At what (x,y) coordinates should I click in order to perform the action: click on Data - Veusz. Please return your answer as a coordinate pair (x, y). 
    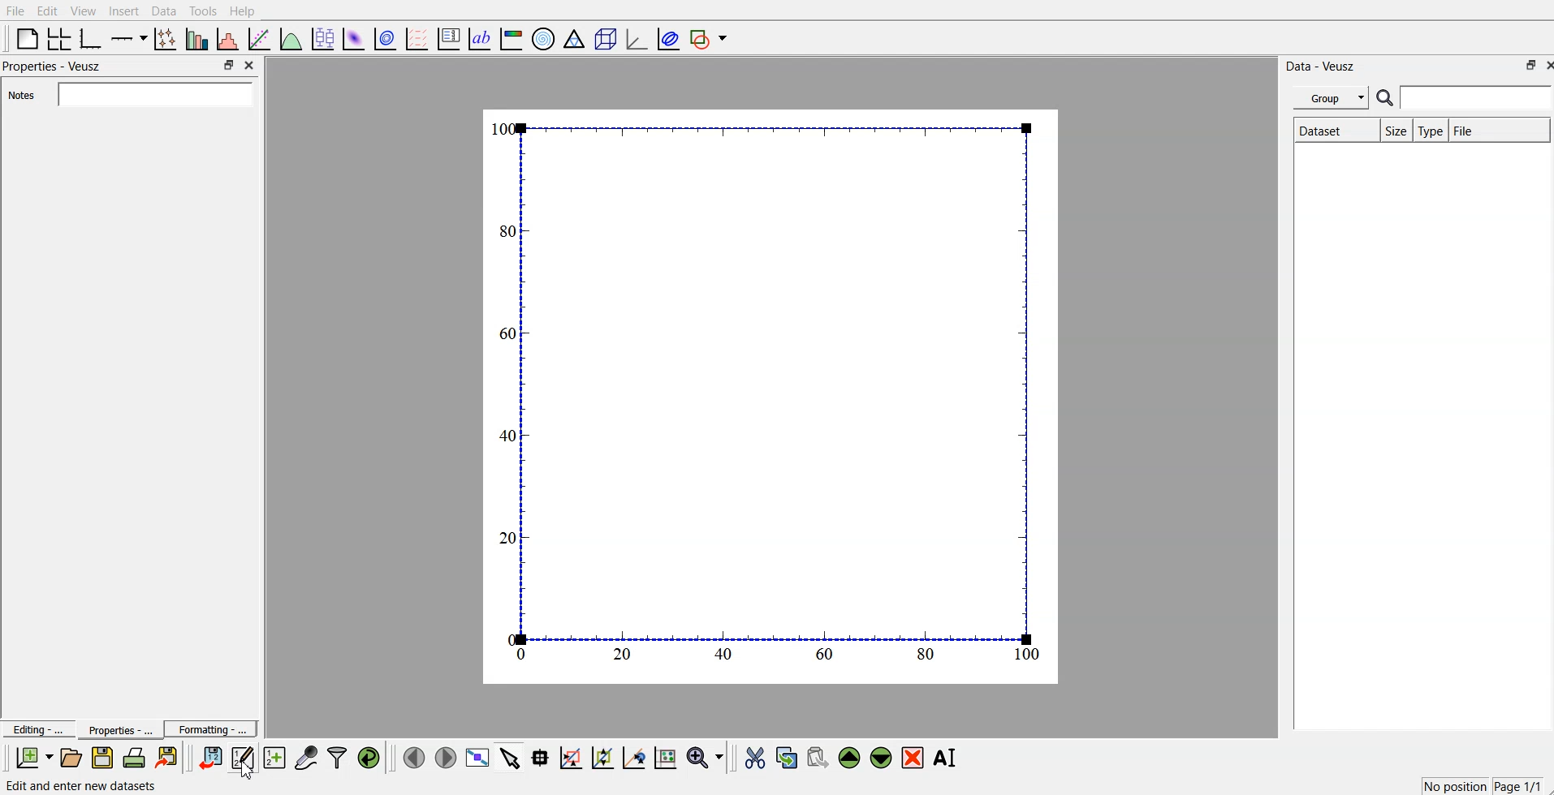
    Looking at the image, I should click on (1327, 65).